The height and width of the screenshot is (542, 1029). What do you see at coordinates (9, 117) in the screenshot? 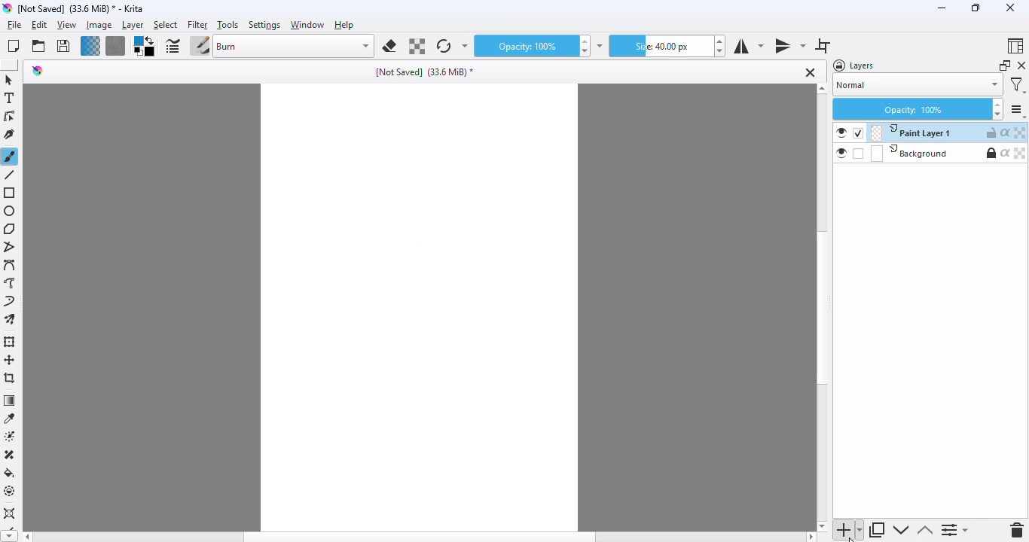
I see `edit shapes tool` at bounding box center [9, 117].